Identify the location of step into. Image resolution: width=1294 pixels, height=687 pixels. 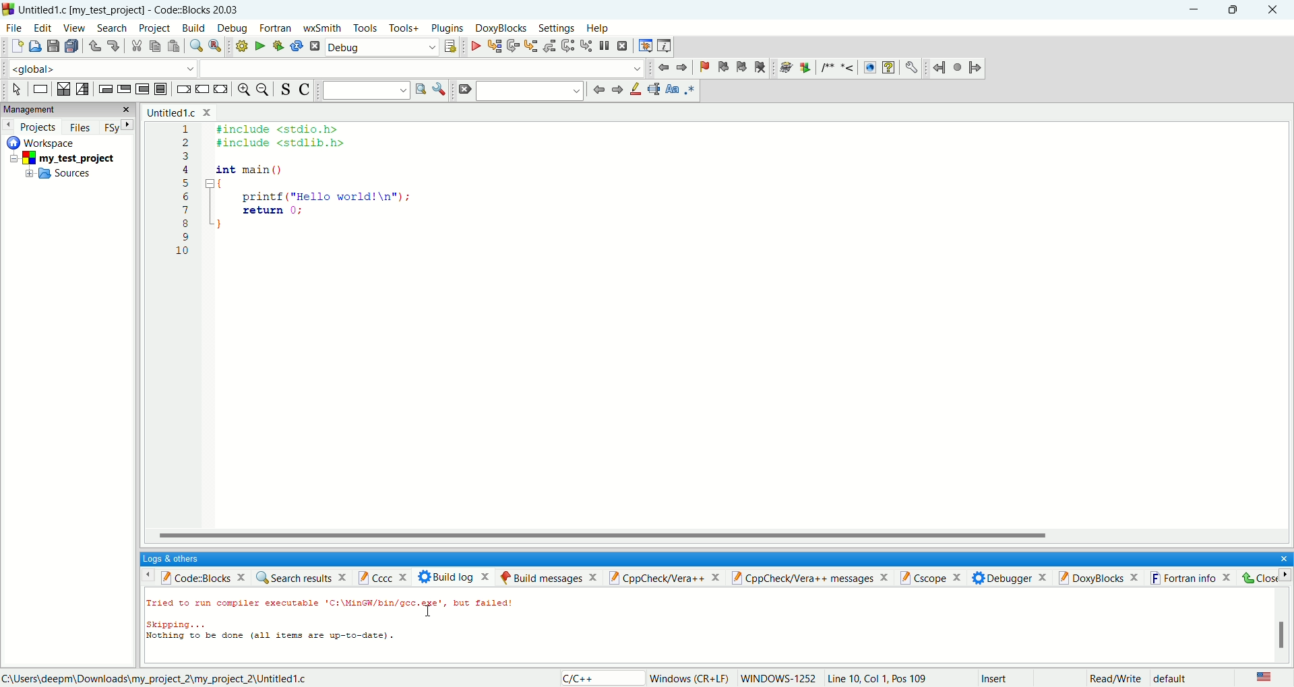
(531, 45).